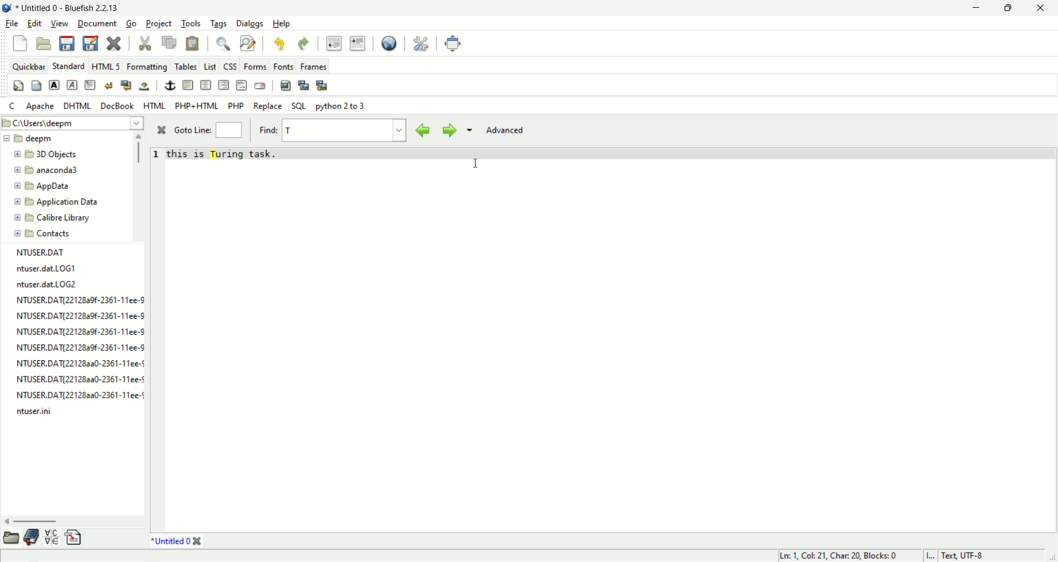 Image resolution: width=1058 pixels, height=562 pixels. Describe the element at coordinates (52, 233) in the screenshot. I see `folder name` at that location.